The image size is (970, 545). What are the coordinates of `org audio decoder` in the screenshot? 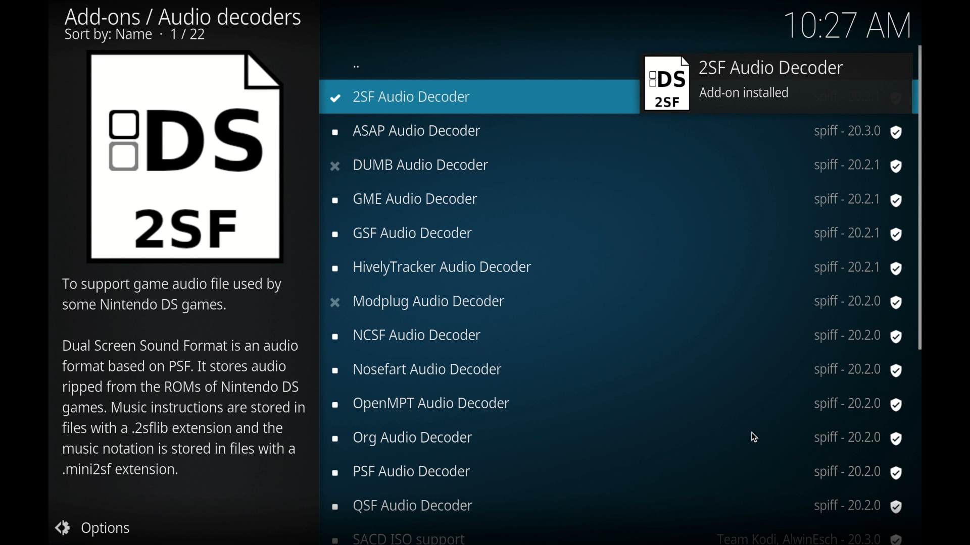 It's located at (616, 438).